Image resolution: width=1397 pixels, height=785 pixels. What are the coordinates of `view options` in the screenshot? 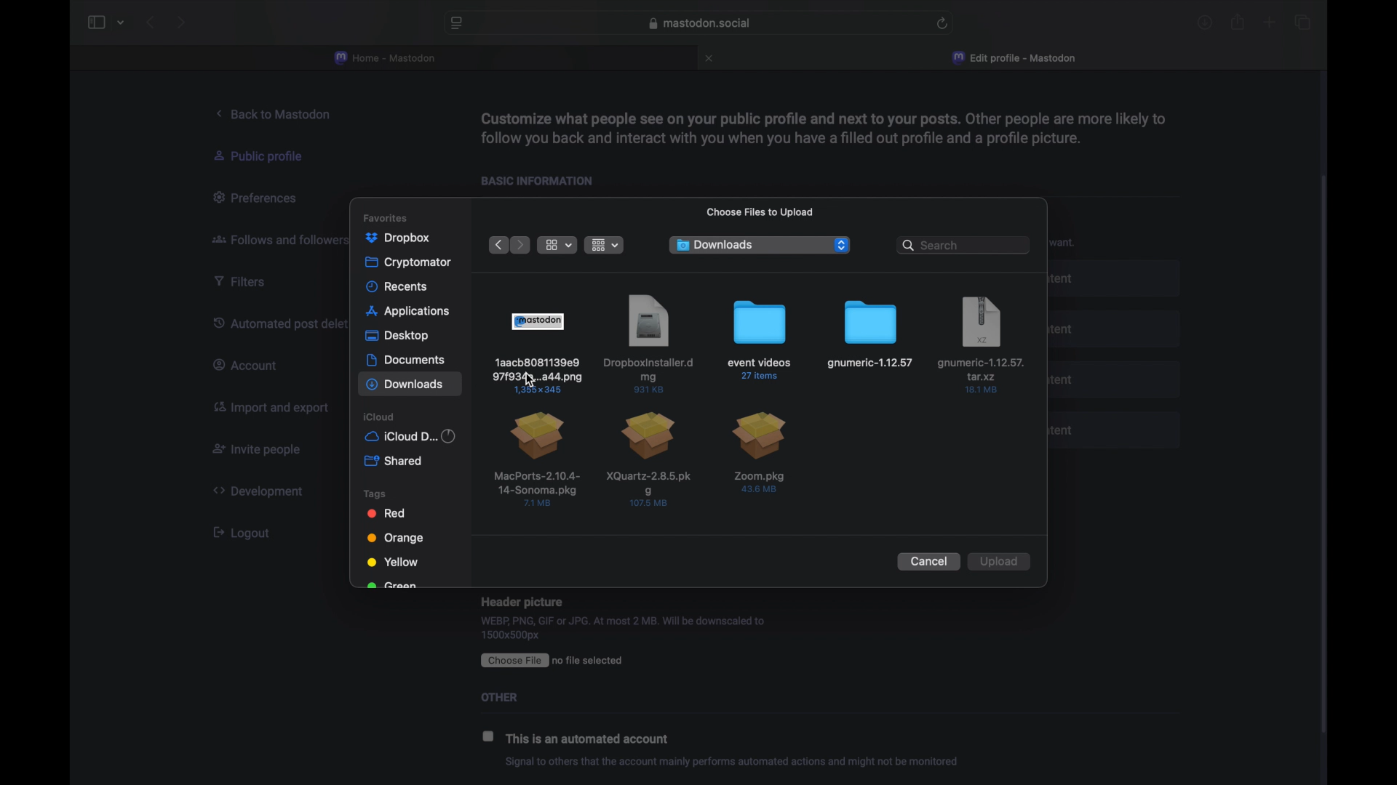 It's located at (557, 245).